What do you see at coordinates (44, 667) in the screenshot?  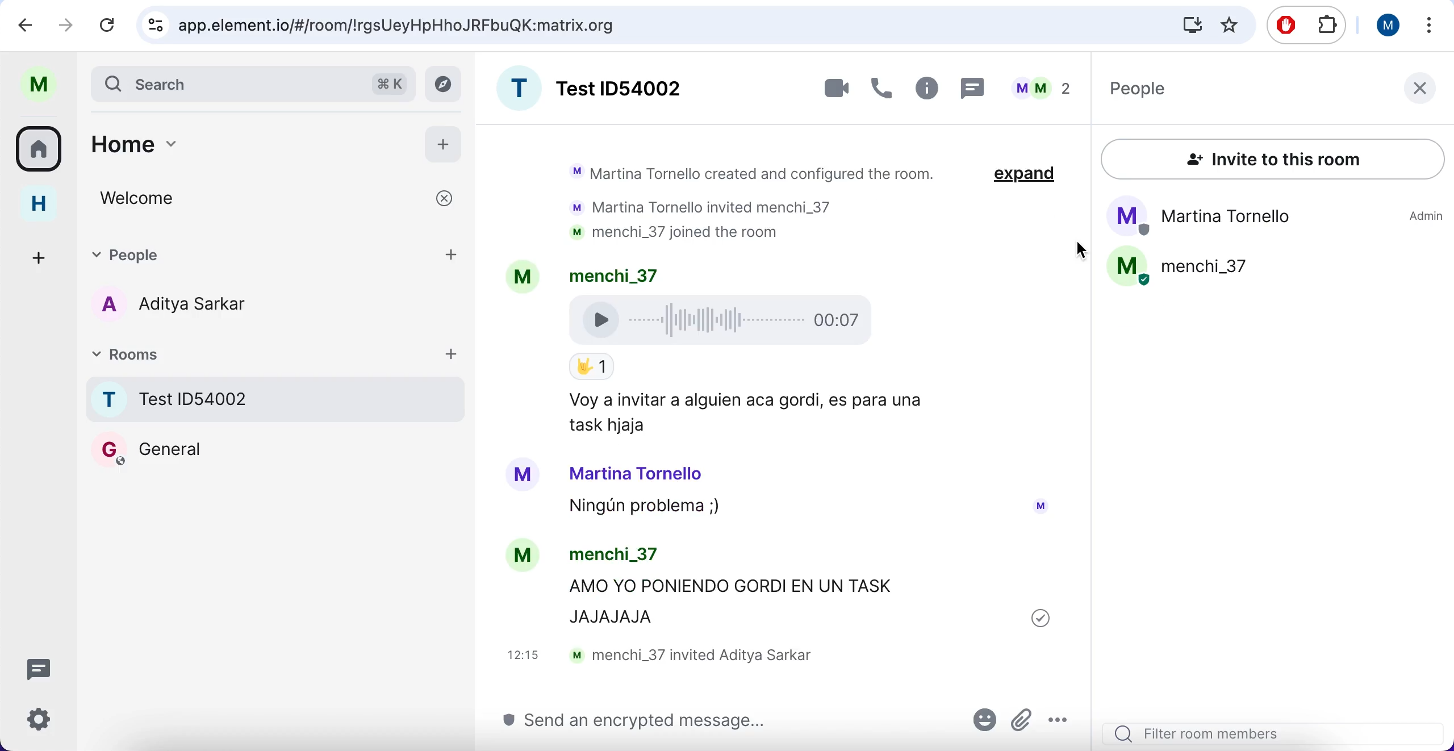 I see `chat` at bounding box center [44, 667].